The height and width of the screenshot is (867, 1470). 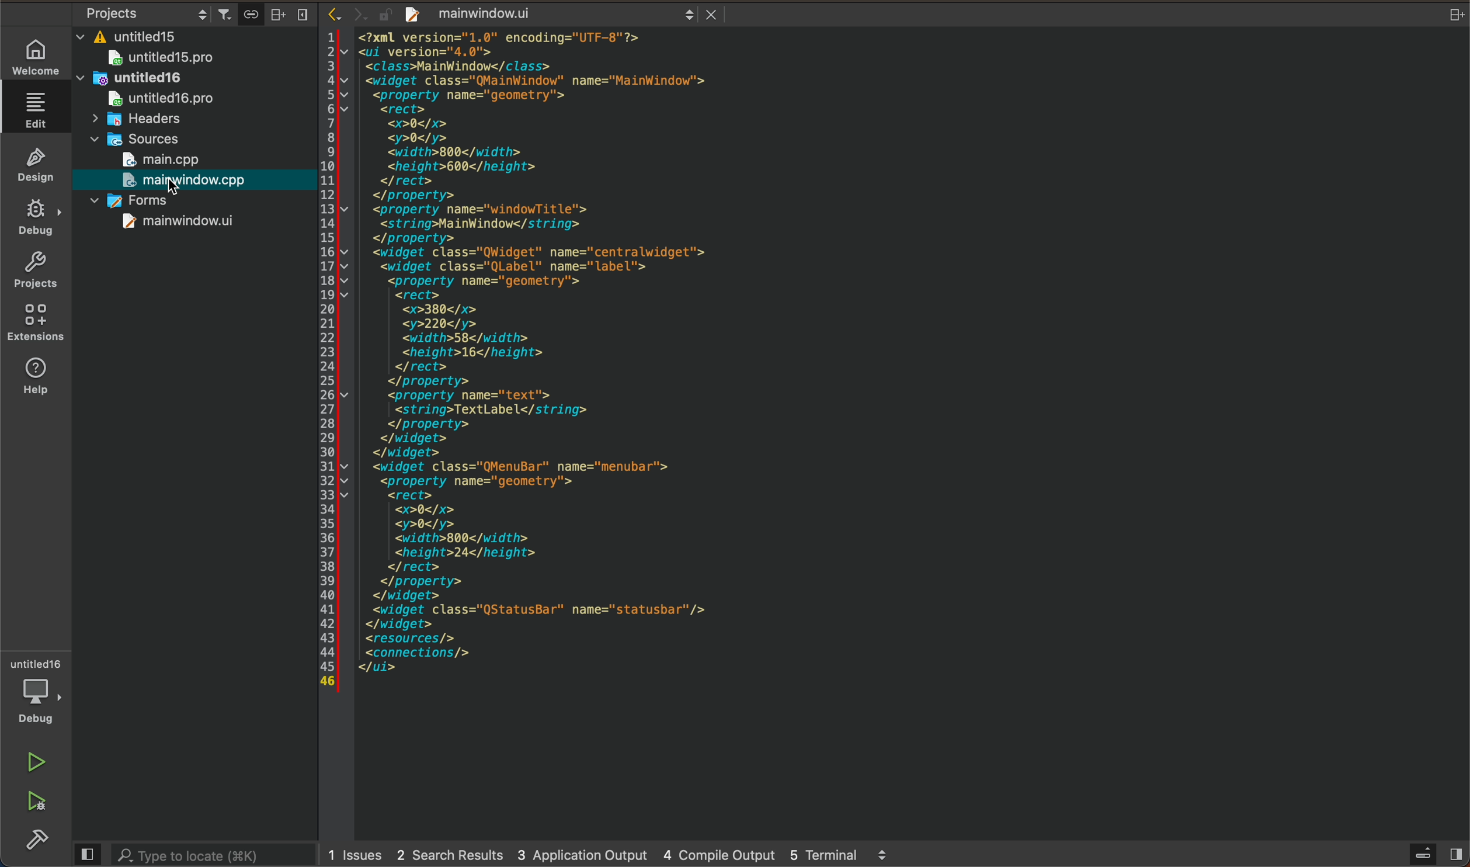 What do you see at coordinates (150, 100) in the screenshot?
I see `untitled16.pro` at bounding box center [150, 100].